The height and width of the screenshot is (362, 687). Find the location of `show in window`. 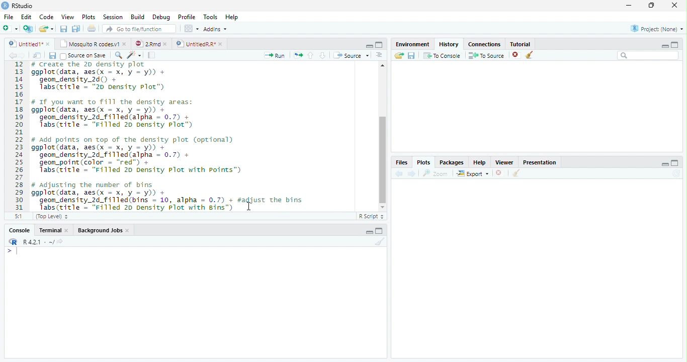

show in window is located at coordinates (38, 56).